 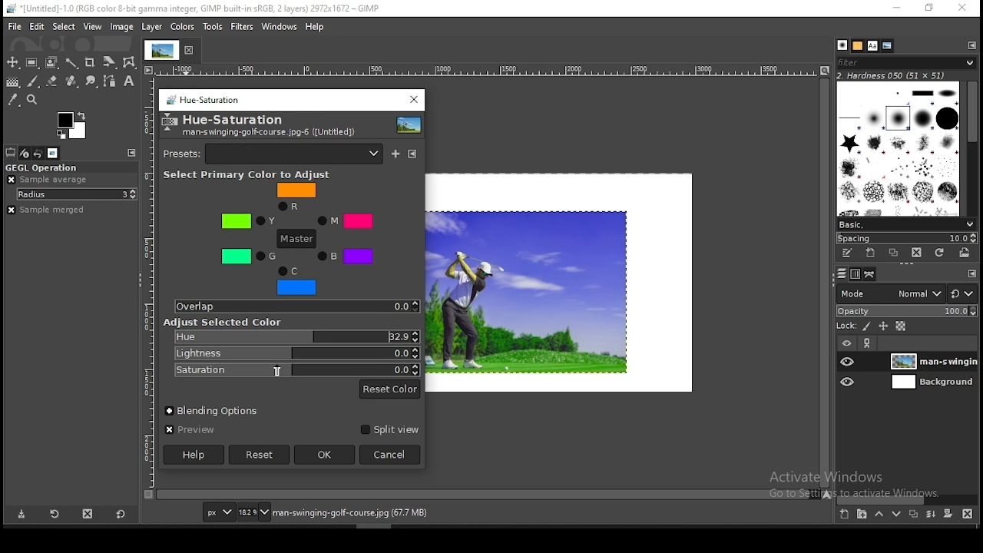 I want to click on paths, so click(x=872, y=275).